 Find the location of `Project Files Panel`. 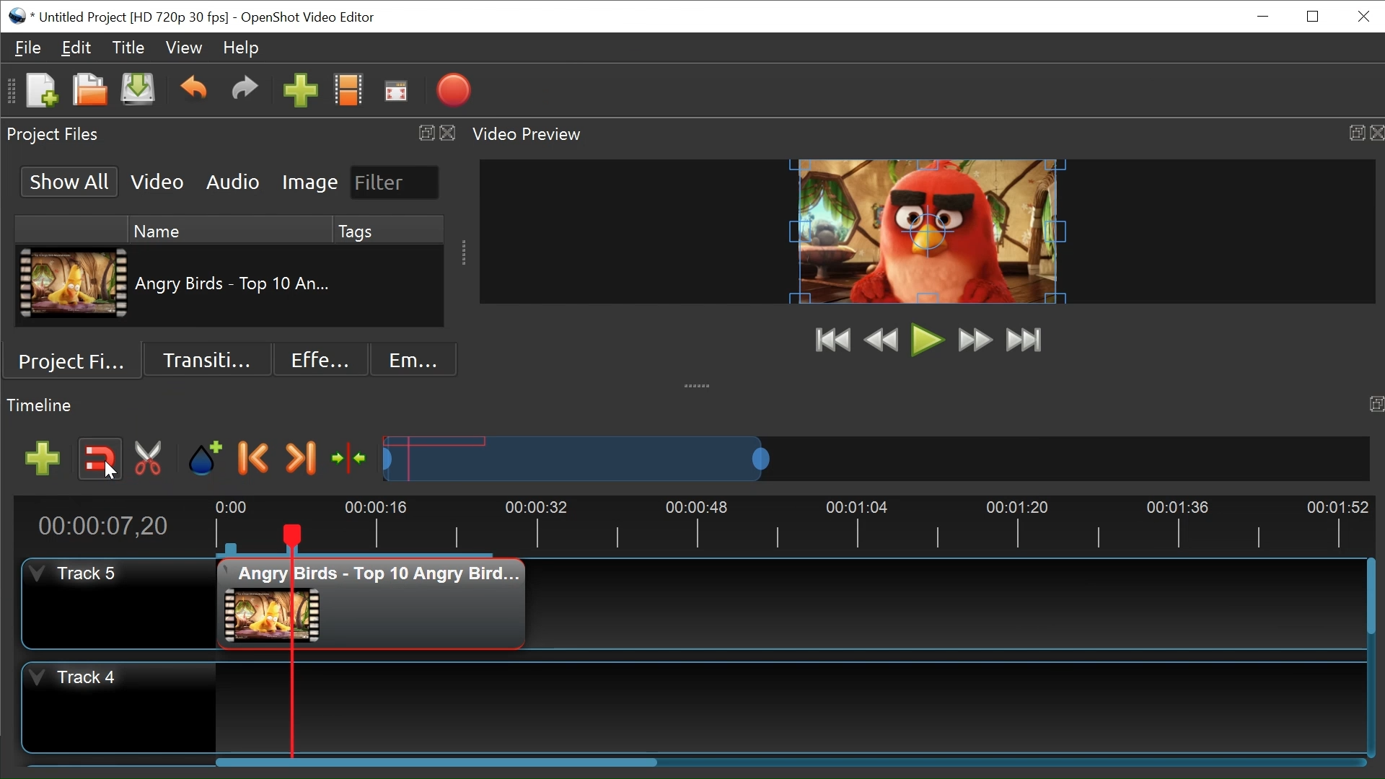

Project Files Panel is located at coordinates (230, 133).